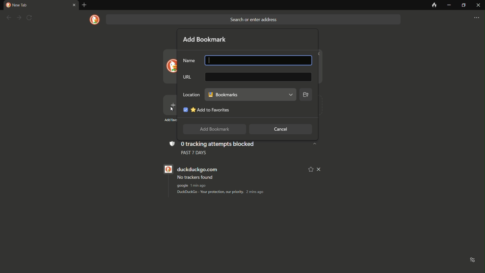  What do you see at coordinates (205, 109) in the screenshot?
I see `add to favorite` at bounding box center [205, 109].